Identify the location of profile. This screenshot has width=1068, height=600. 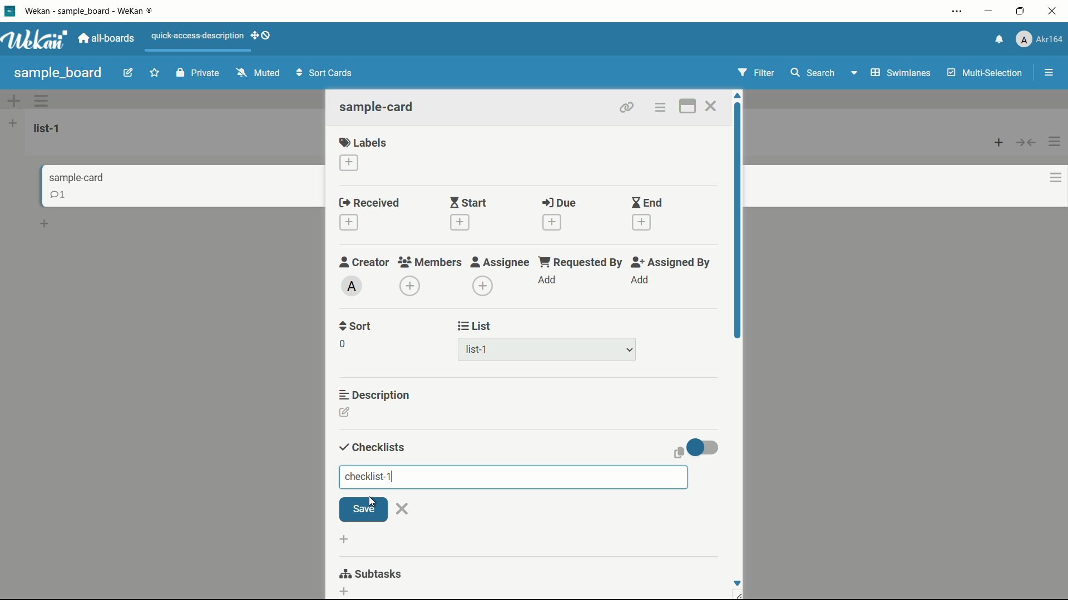
(1040, 40).